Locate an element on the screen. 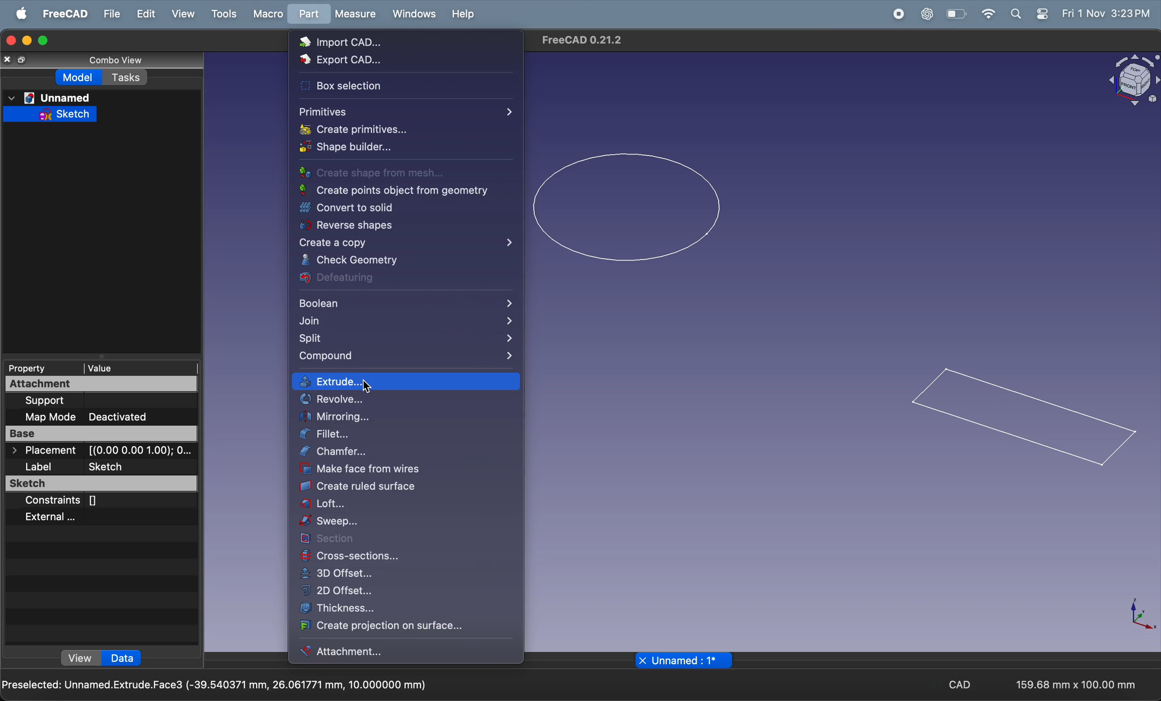 This screenshot has width=1161, height=701. Boolean is located at coordinates (407, 302).